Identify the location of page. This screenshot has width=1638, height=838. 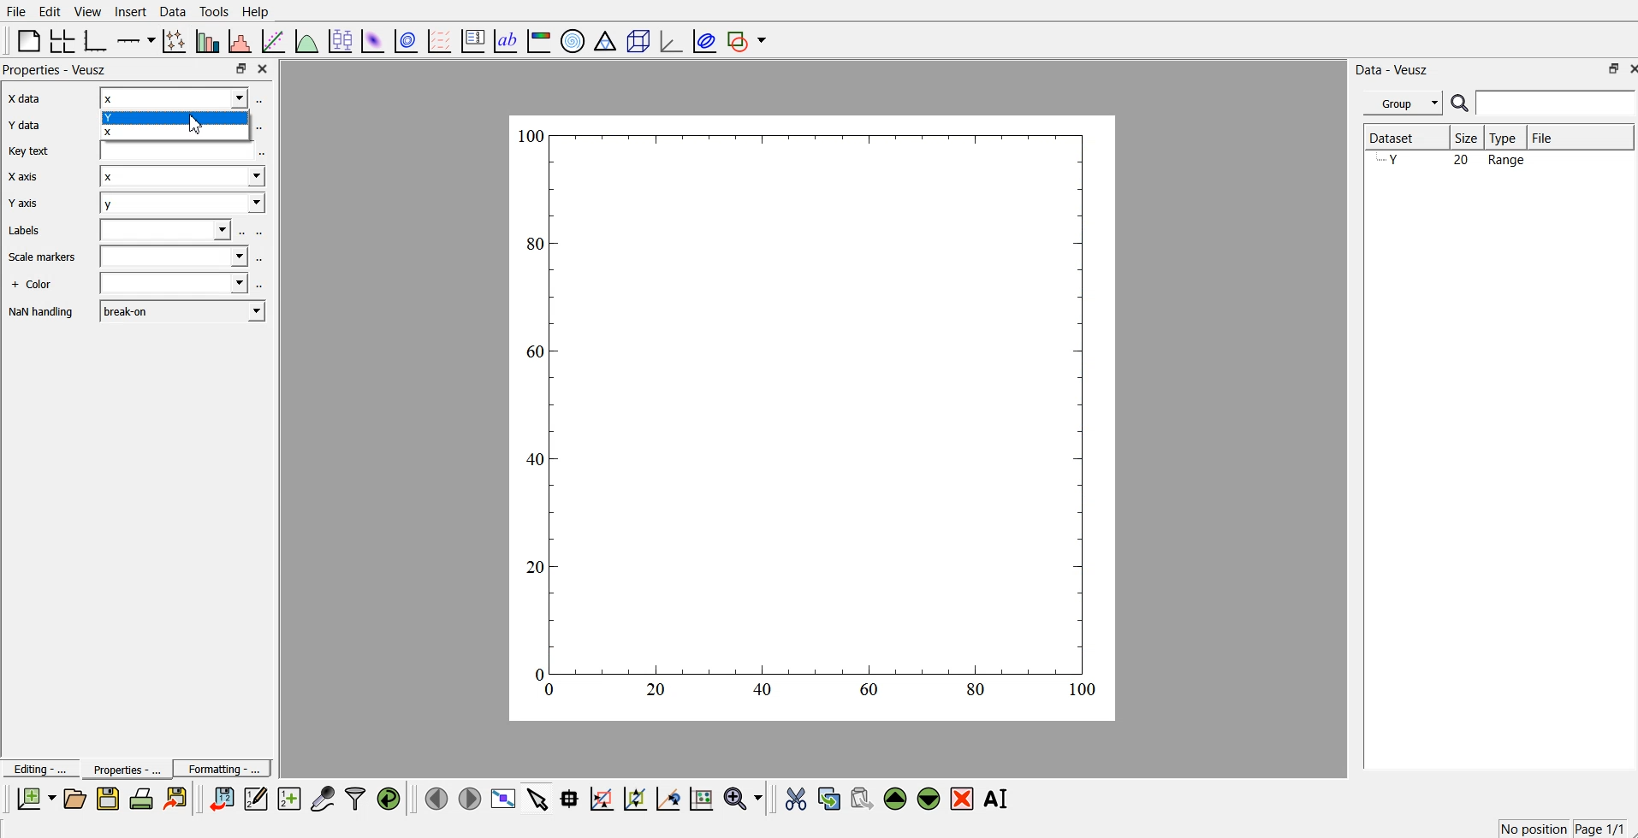
(815, 416).